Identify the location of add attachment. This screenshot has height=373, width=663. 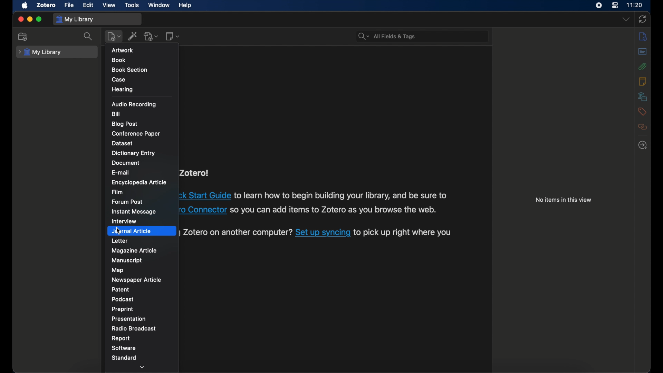
(151, 37).